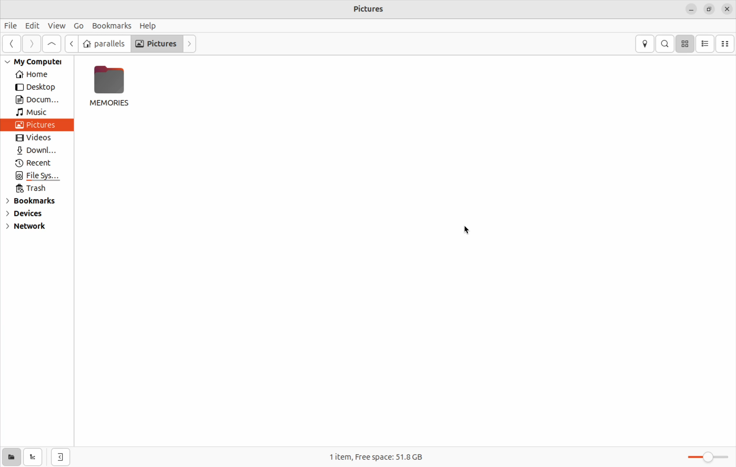 The image size is (736, 467). I want to click on compact view, so click(726, 43).